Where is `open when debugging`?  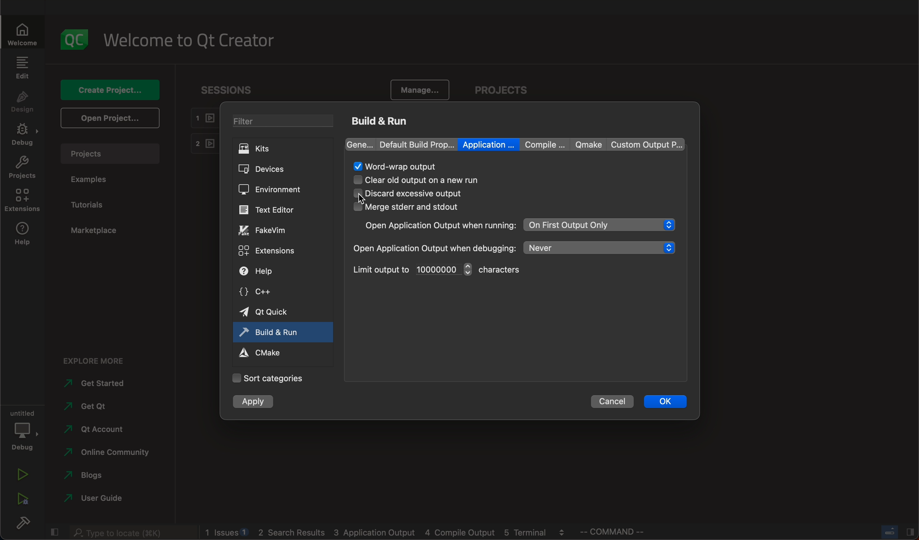 open when debugging is located at coordinates (434, 248).